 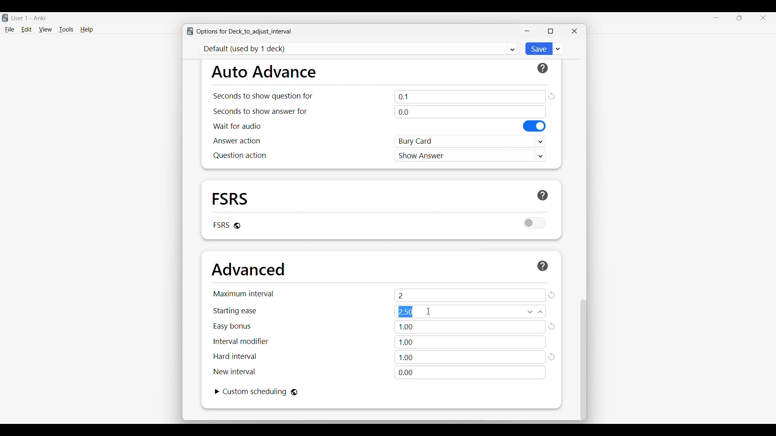 What do you see at coordinates (543, 266) in the screenshot?
I see `Learn more about respective section` at bounding box center [543, 266].